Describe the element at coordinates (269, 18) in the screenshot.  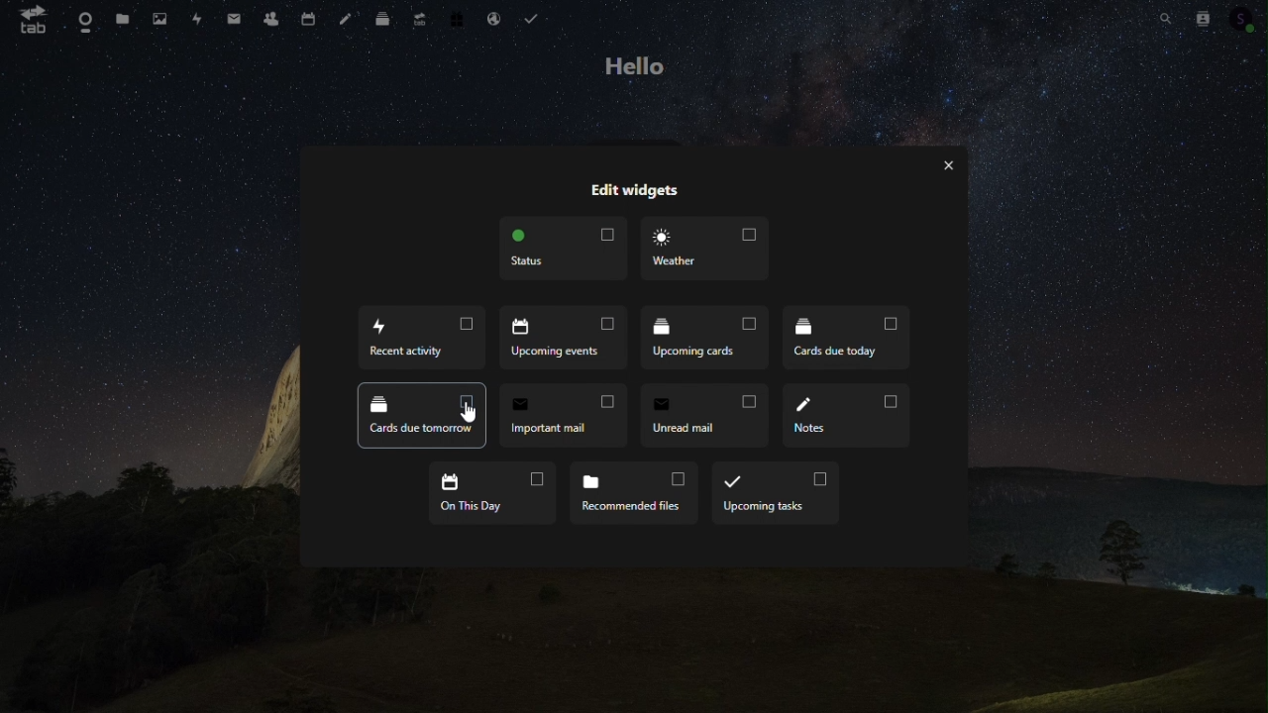
I see `Contacts` at that location.